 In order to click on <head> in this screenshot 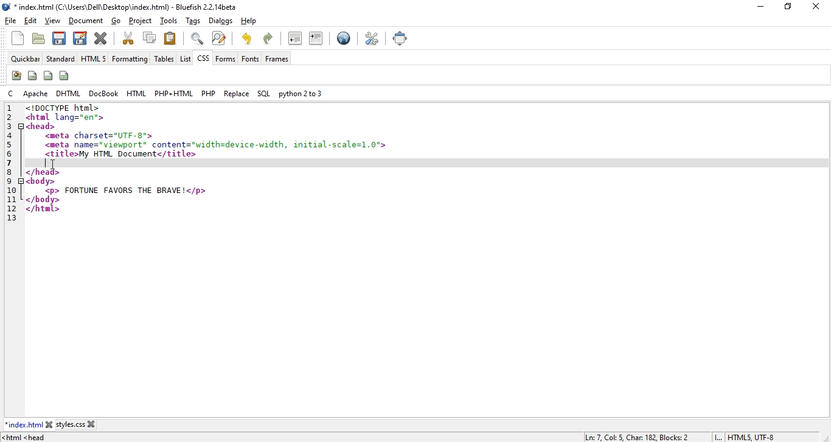, I will do `click(41, 126)`.